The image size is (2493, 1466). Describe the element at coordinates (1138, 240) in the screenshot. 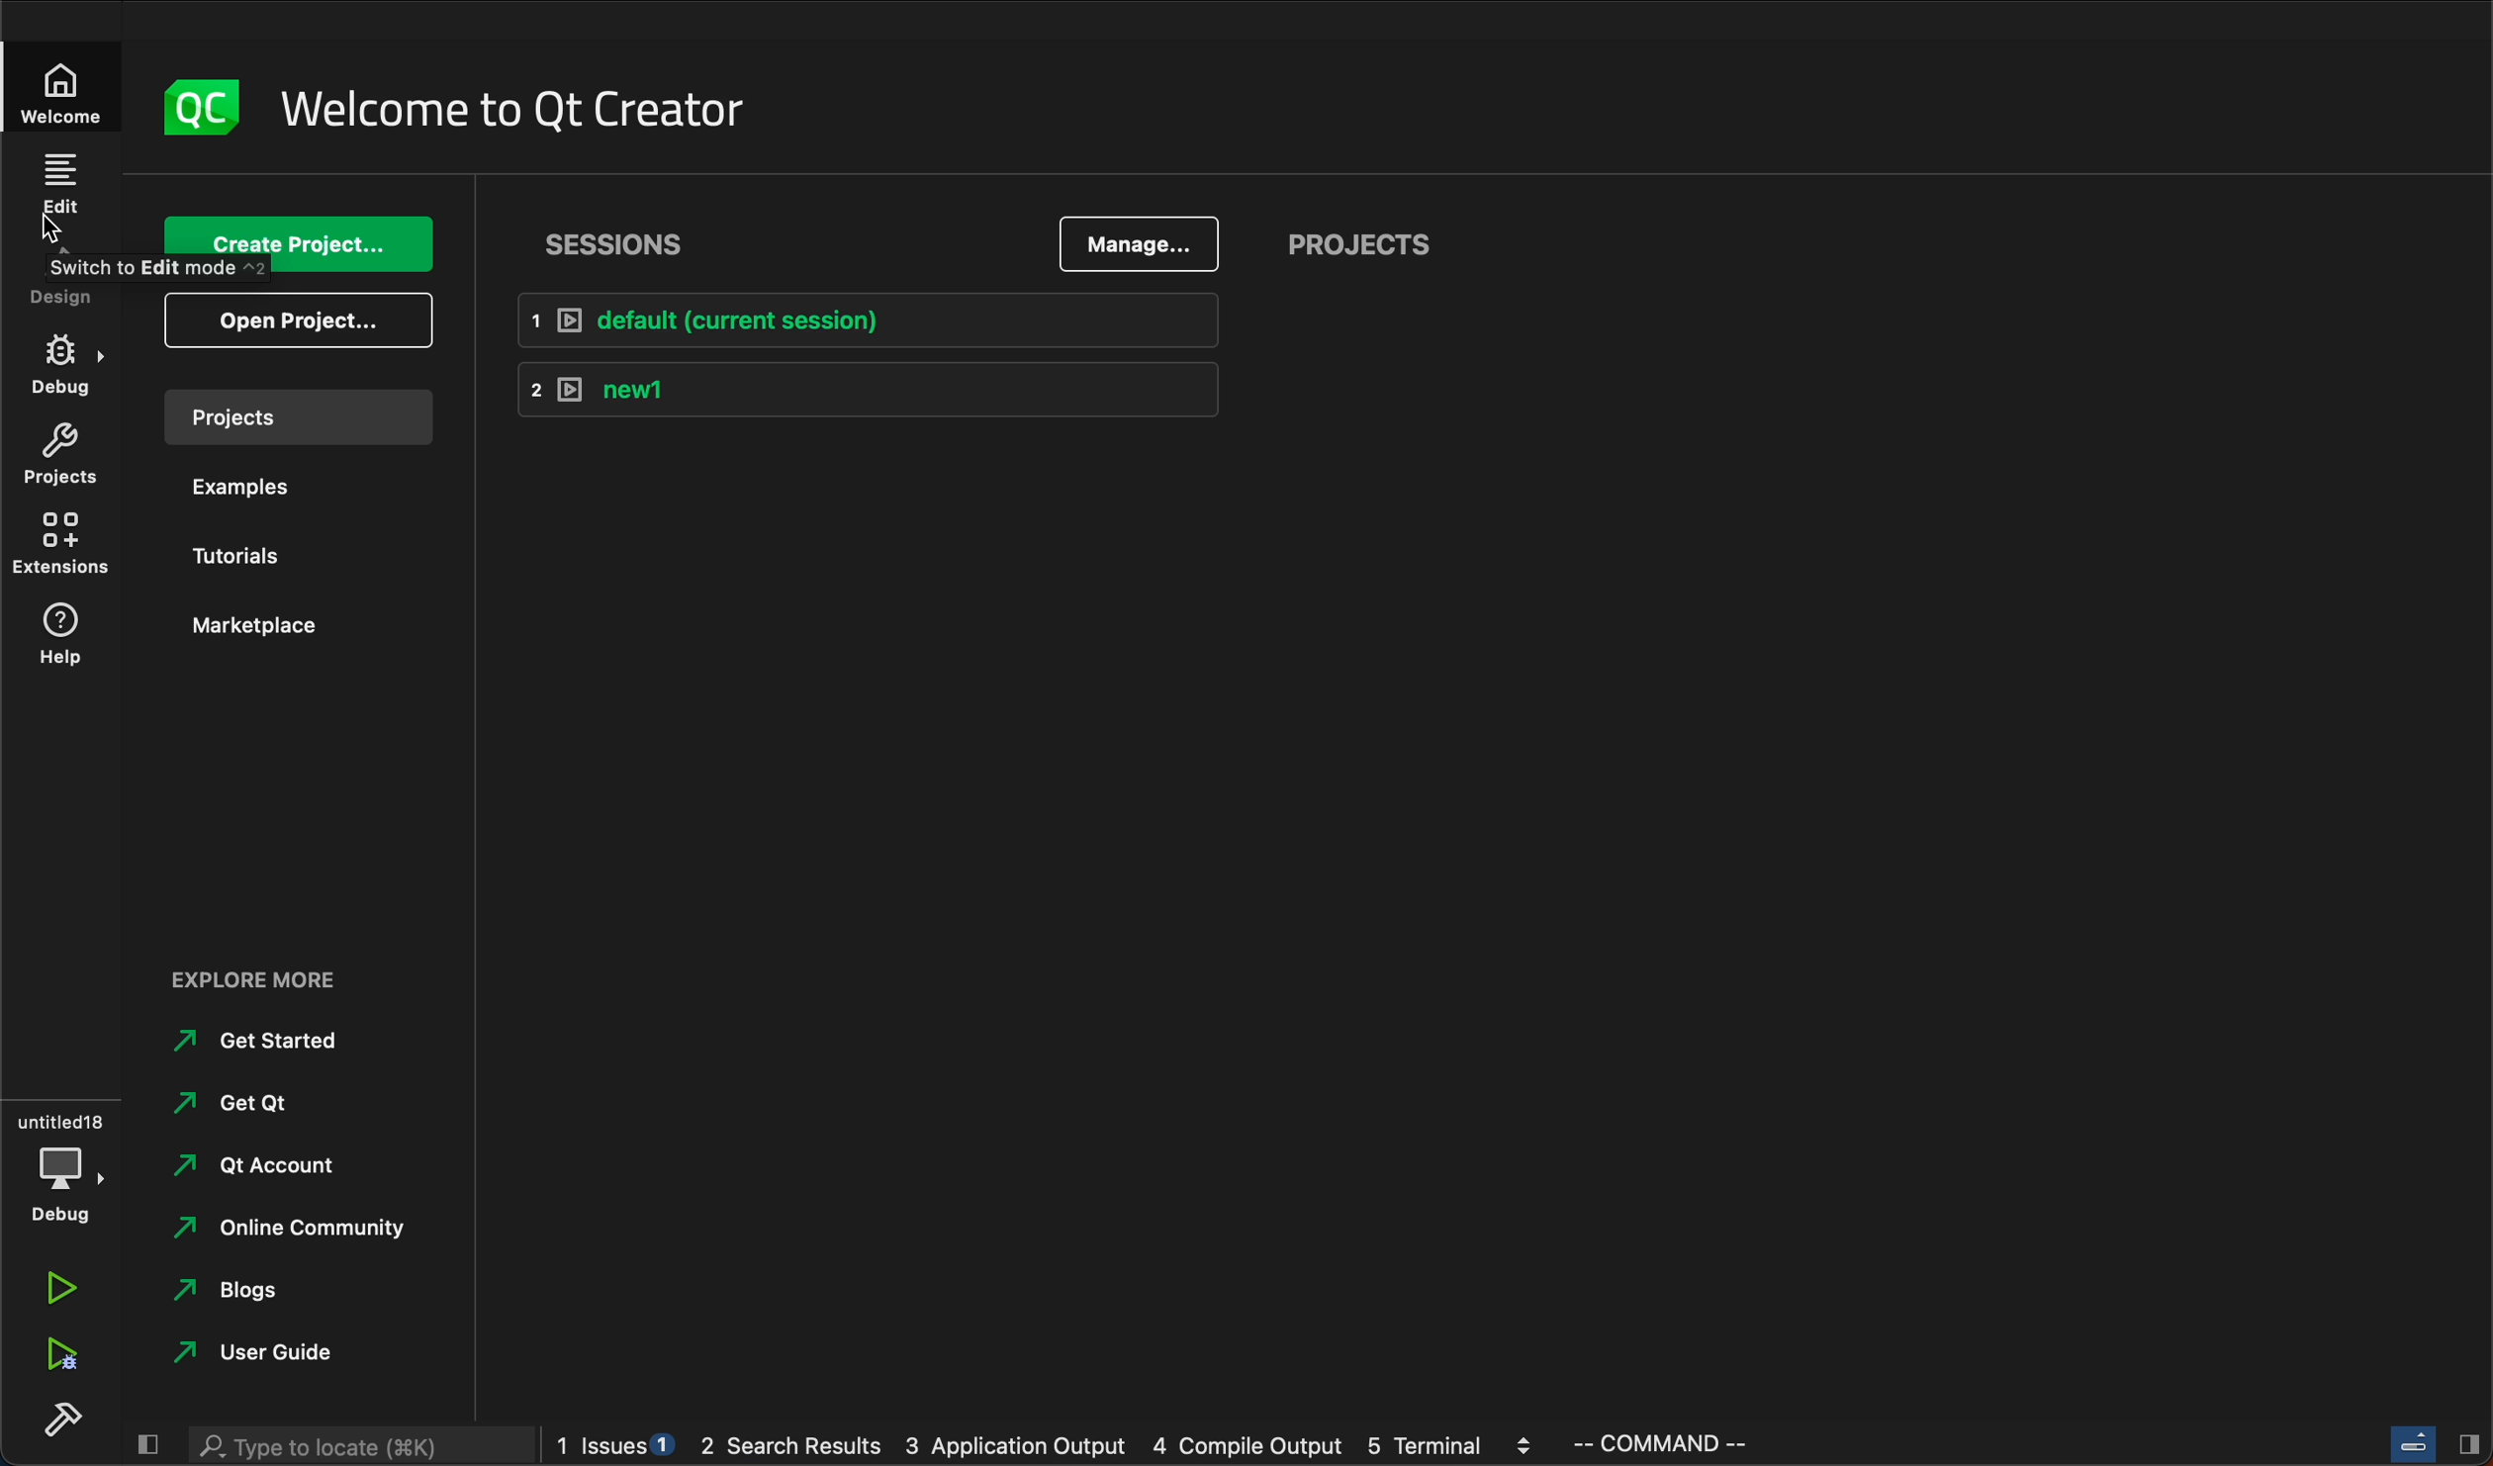

I see `manage` at that location.